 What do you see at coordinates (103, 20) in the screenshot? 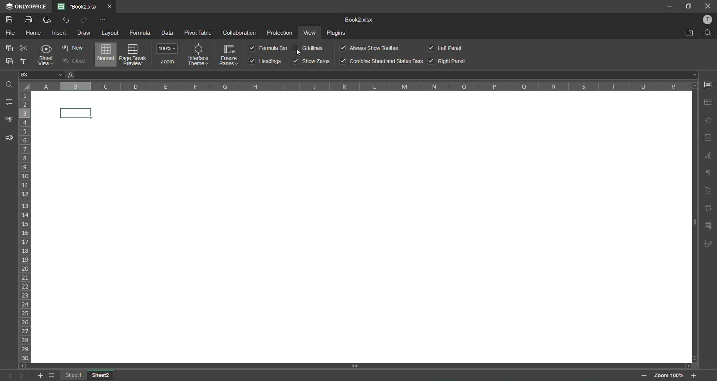
I see `customize quick access toolbar` at bounding box center [103, 20].